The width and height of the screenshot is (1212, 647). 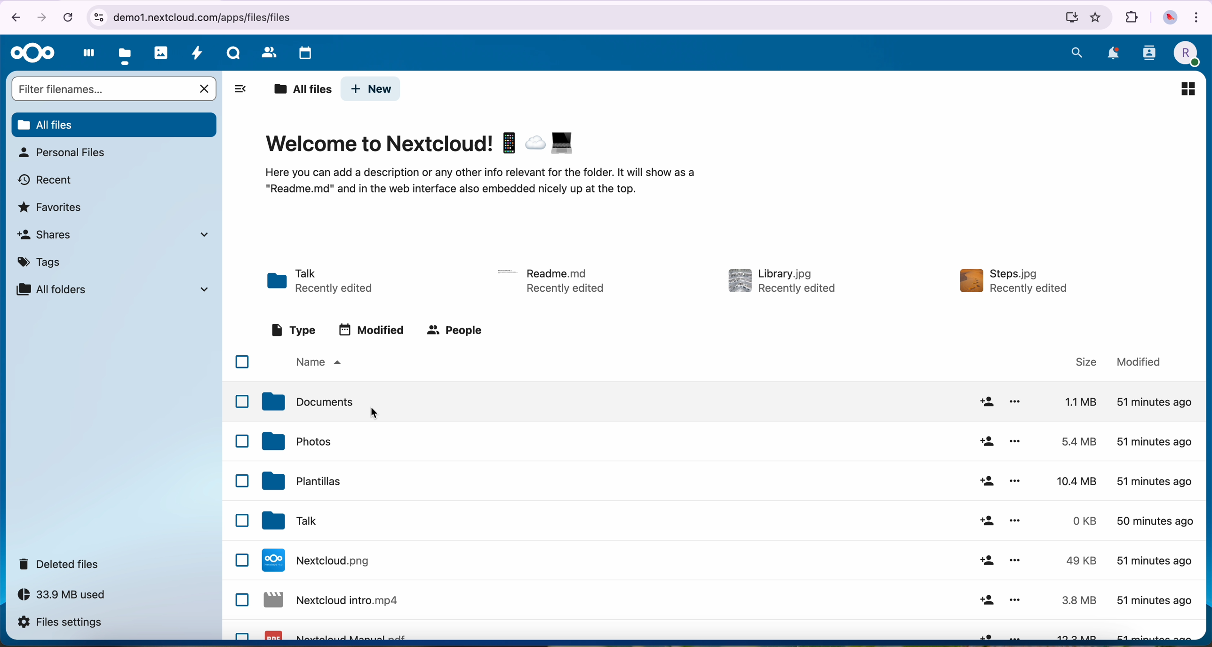 What do you see at coordinates (556, 281) in the screenshot?
I see `readme.md - recently edited` at bounding box center [556, 281].